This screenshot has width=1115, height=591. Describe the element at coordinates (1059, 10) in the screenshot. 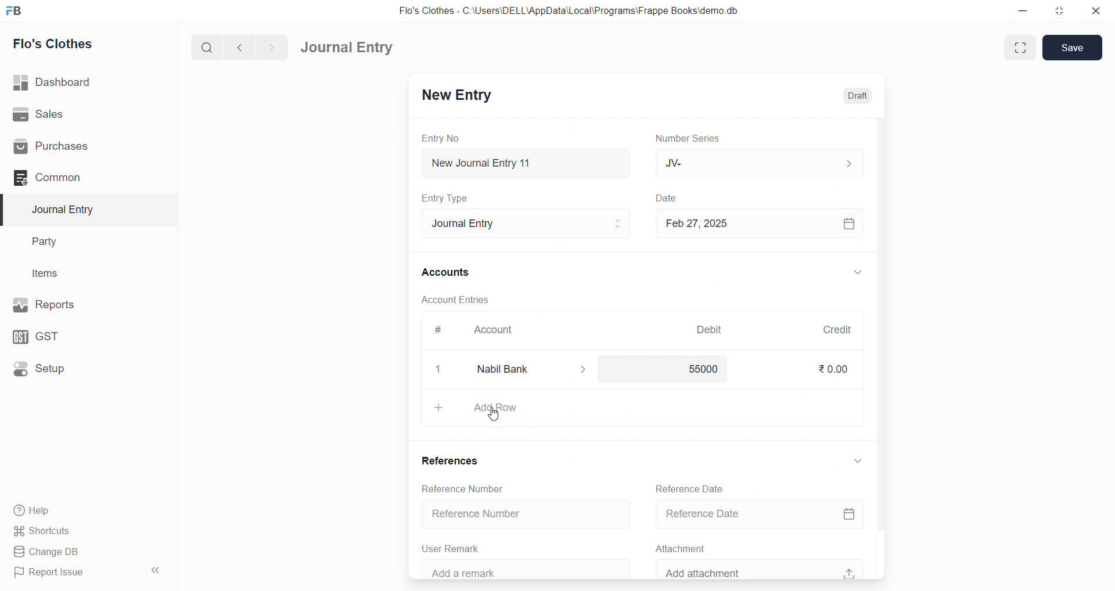

I see `resize` at that location.